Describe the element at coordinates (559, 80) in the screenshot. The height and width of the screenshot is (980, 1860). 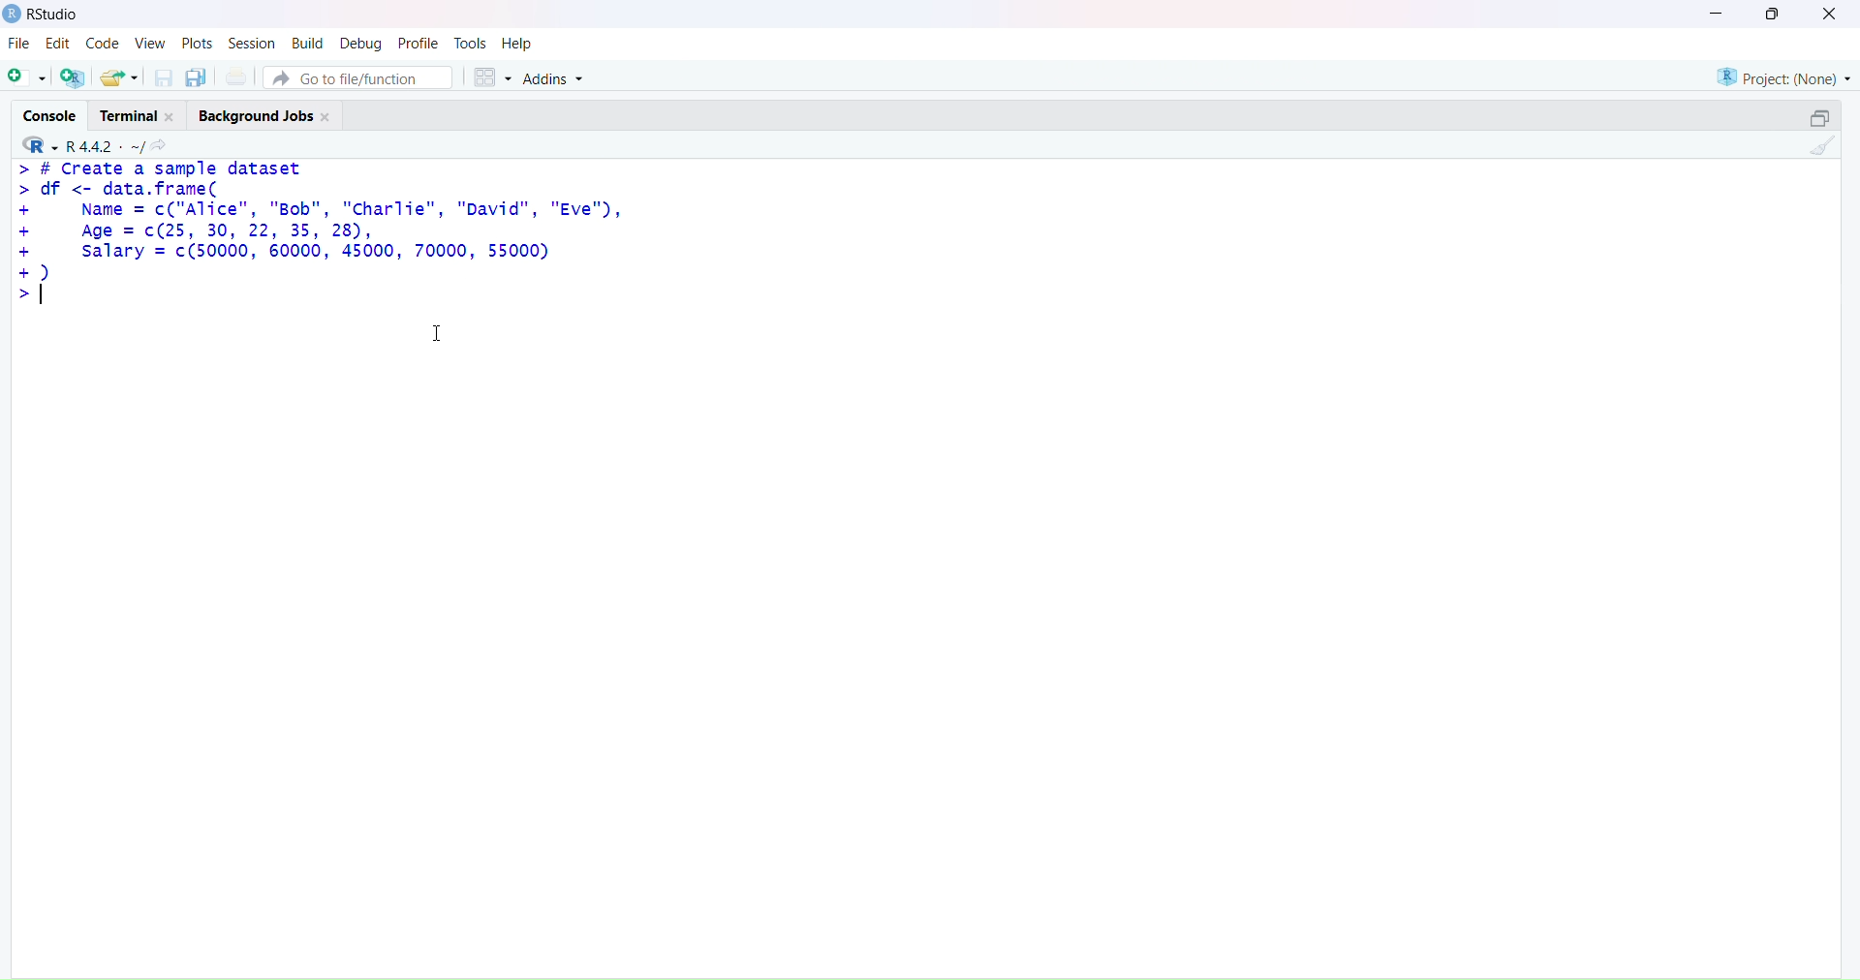
I see `addins` at that location.